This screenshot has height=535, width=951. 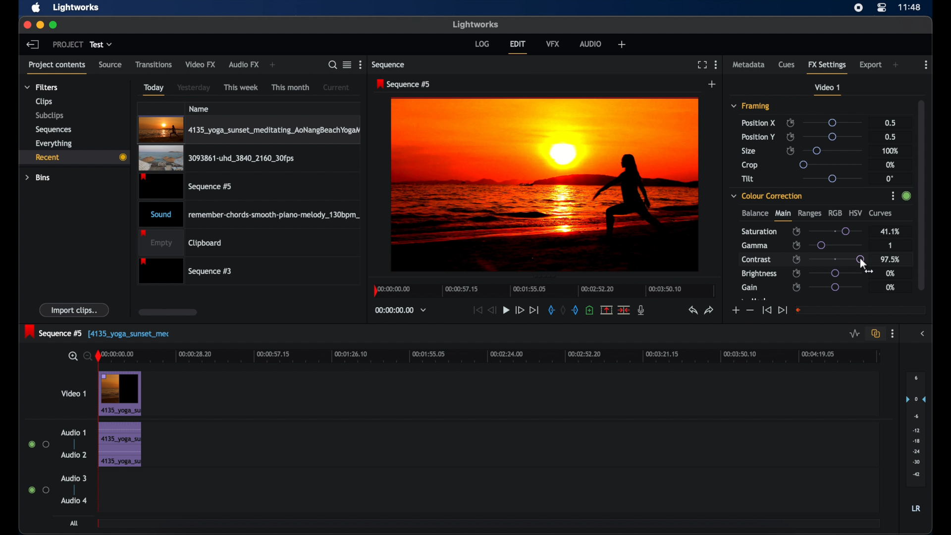 What do you see at coordinates (890, 231) in the screenshot?
I see `41.1%` at bounding box center [890, 231].